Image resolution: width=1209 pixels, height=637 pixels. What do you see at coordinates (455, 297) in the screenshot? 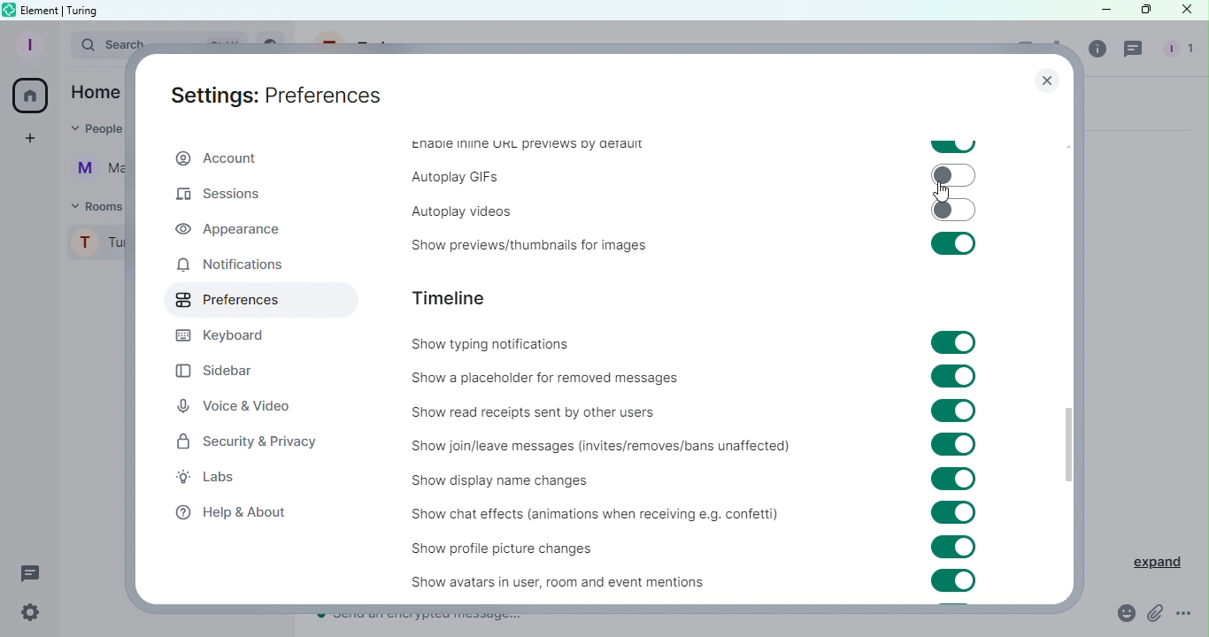
I see `Timeline` at bounding box center [455, 297].